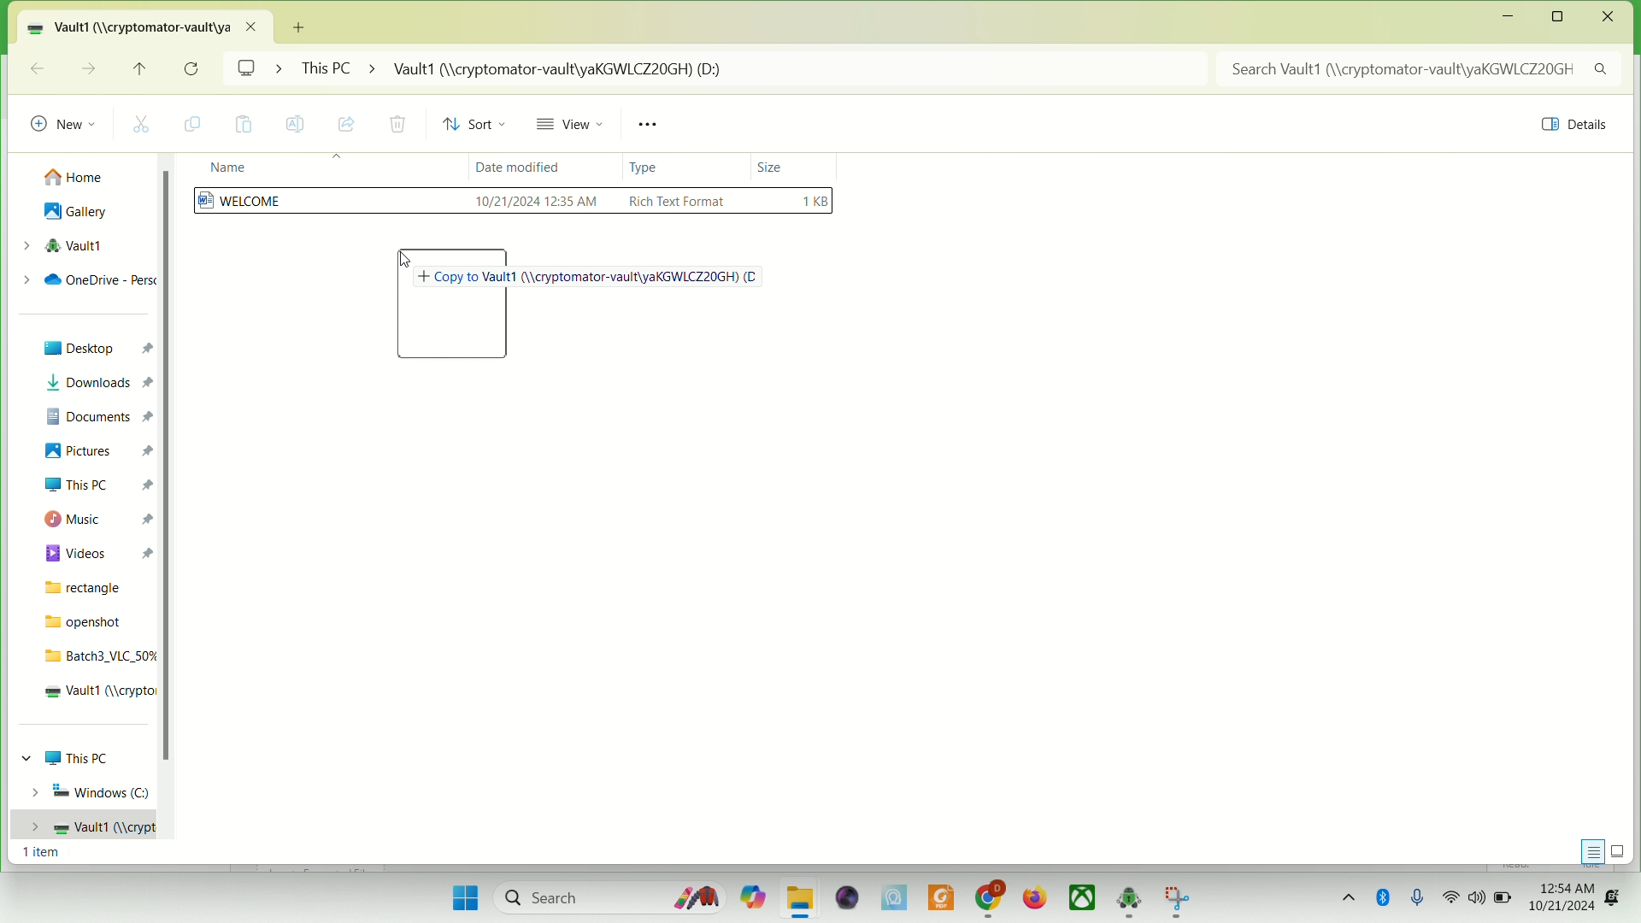  What do you see at coordinates (95, 382) in the screenshot?
I see `downloads` at bounding box center [95, 382].